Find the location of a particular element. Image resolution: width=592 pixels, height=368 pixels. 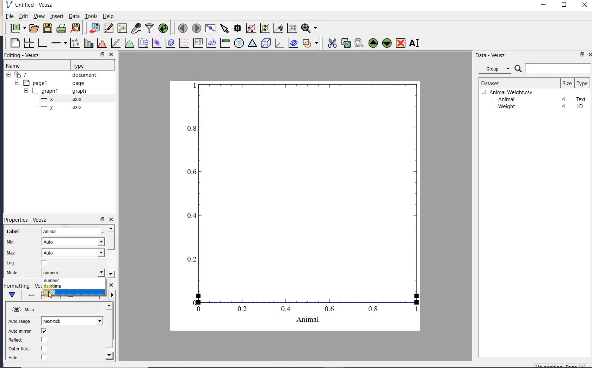

axis line is located at coordinates (30, 295).